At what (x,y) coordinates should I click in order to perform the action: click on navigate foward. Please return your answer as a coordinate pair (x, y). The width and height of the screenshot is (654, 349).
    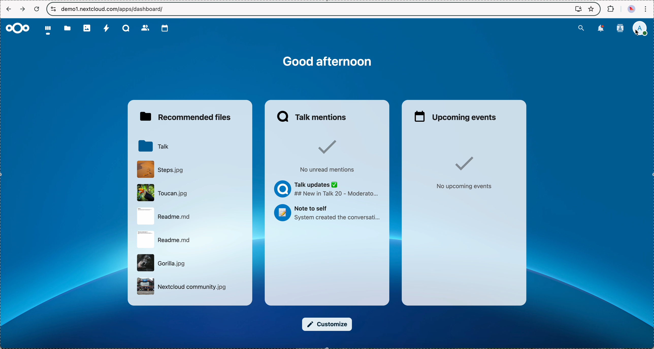
    Looking at the image, I should click on (23, 9).